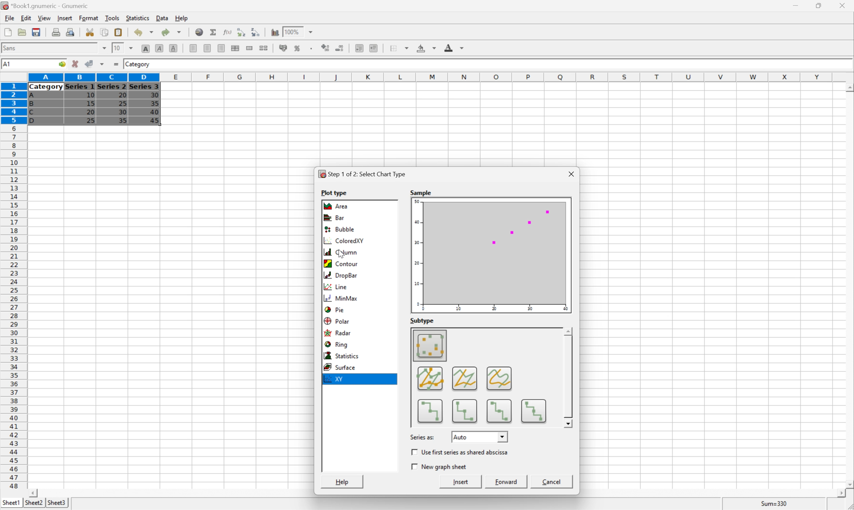 The image size is (854, 510). Describe the element at coordinates (235, 47) in the screenshot. I see `Center horizontally across selection` at that location.